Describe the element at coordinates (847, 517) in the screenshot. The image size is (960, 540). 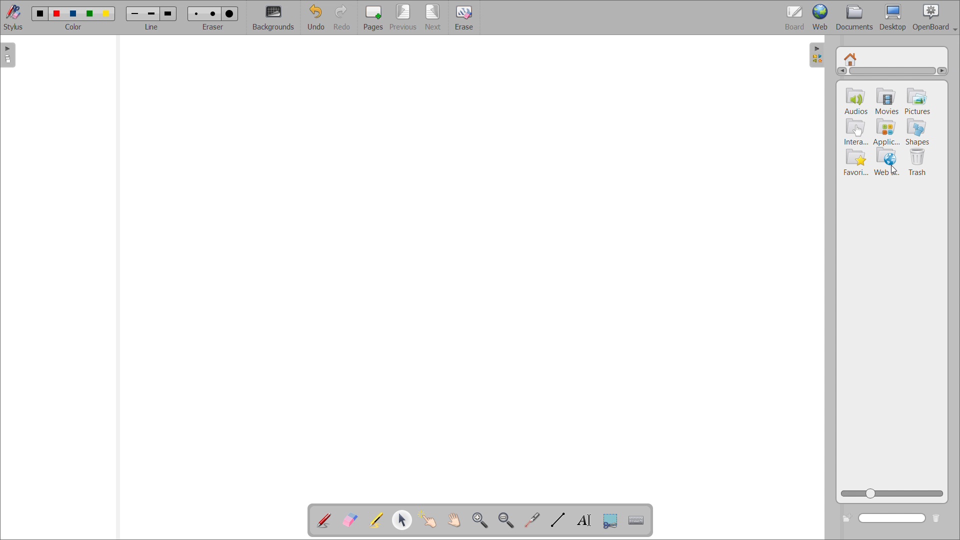
I see `add folder` at that location.